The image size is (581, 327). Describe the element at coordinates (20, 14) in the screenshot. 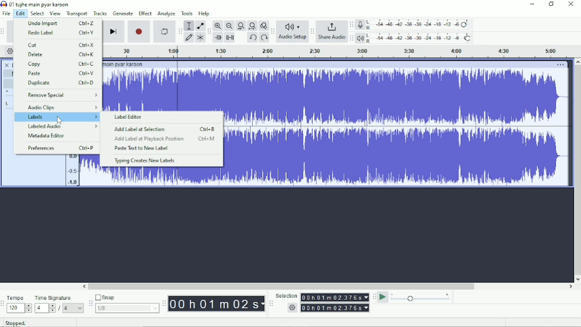

I see `Edit` at that location.